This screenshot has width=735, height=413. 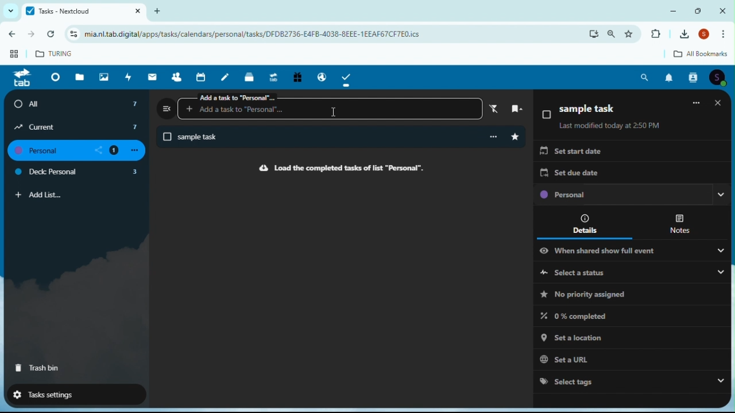 What do you see at coordinates (582, 294) in the screenshot?
I see `No priority assignment` at bounding box center [582, 294].